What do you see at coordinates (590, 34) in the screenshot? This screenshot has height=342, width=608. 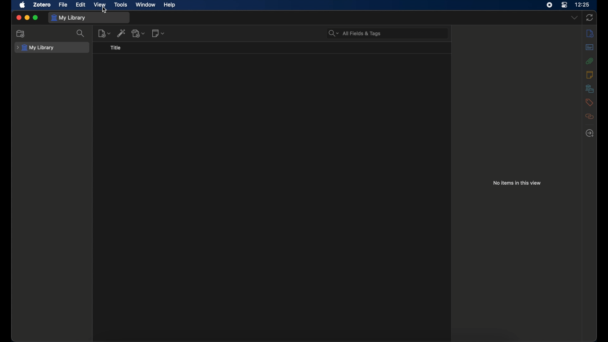 I see `info` at bounding box center [590, 34].